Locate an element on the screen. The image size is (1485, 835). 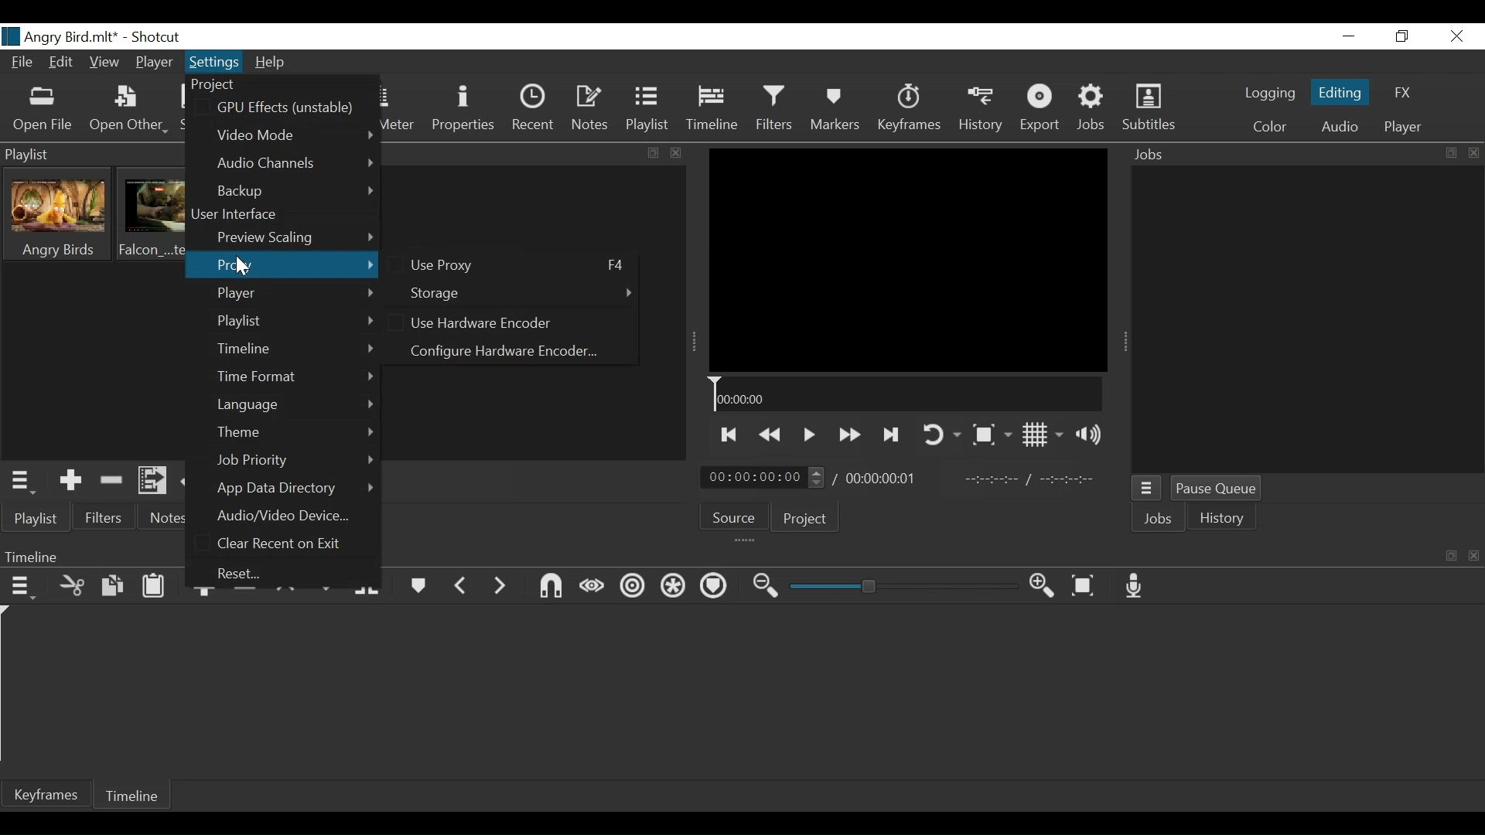
Ripple is located at coordinates (630, 586).